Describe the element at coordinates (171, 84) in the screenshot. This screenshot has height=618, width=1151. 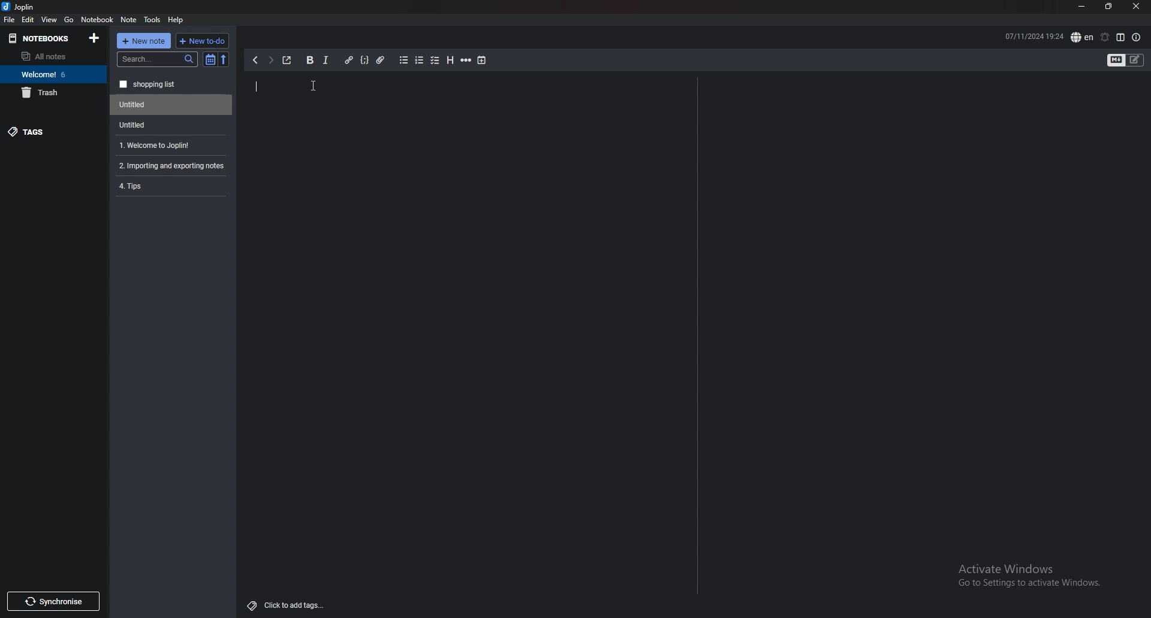
I see `shopping list` at that location.